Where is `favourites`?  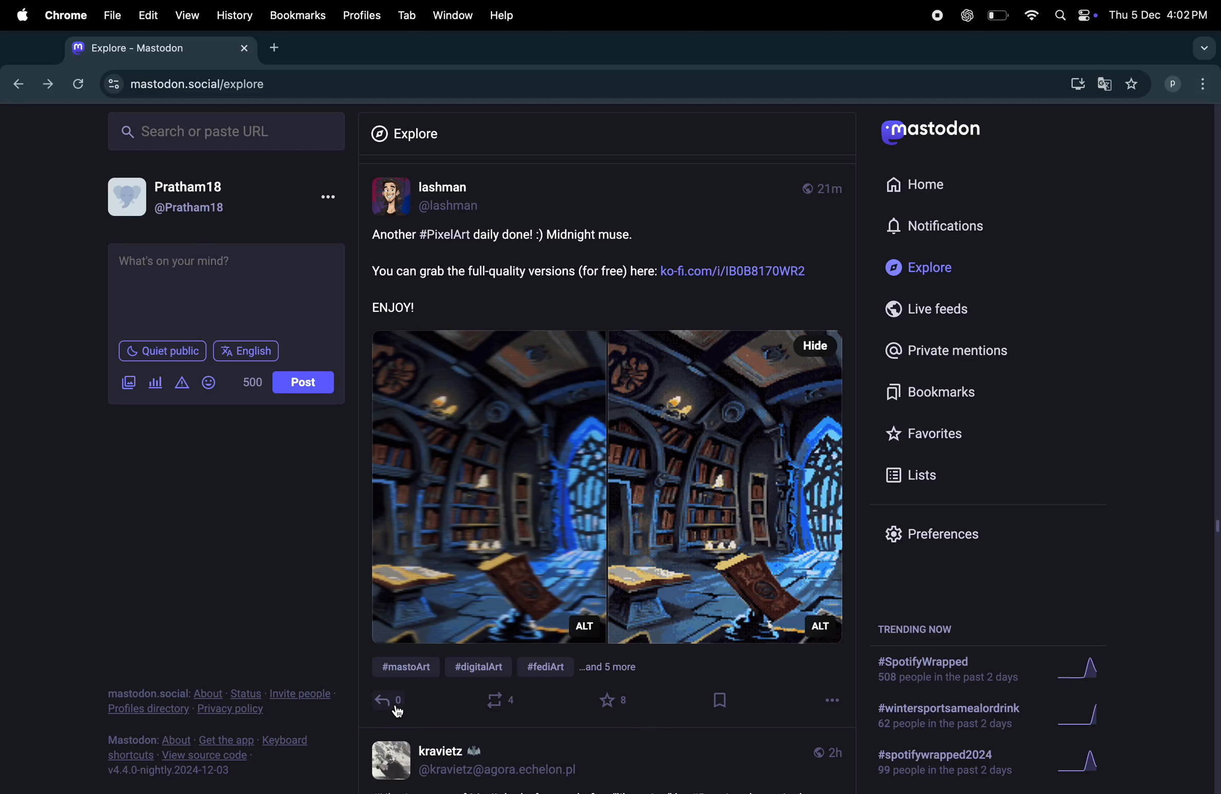 favourites is located at coordinates (616, 701).